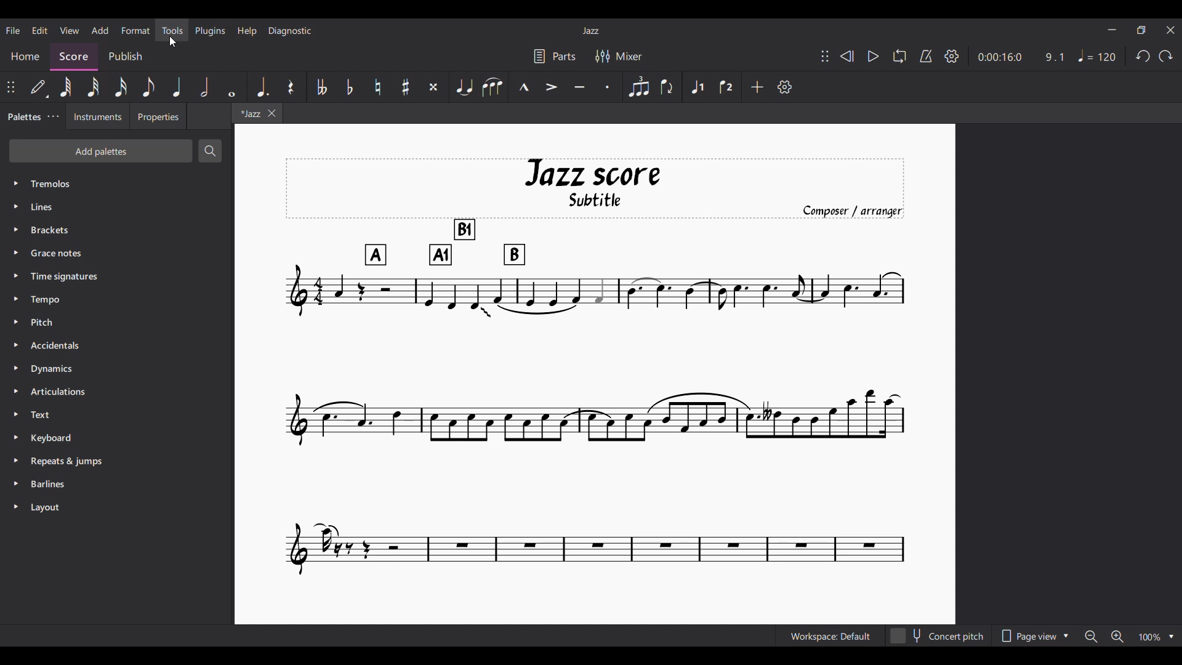 This screenshot has width=1182, height=665. I want to click on Accent, so click(552, 87).